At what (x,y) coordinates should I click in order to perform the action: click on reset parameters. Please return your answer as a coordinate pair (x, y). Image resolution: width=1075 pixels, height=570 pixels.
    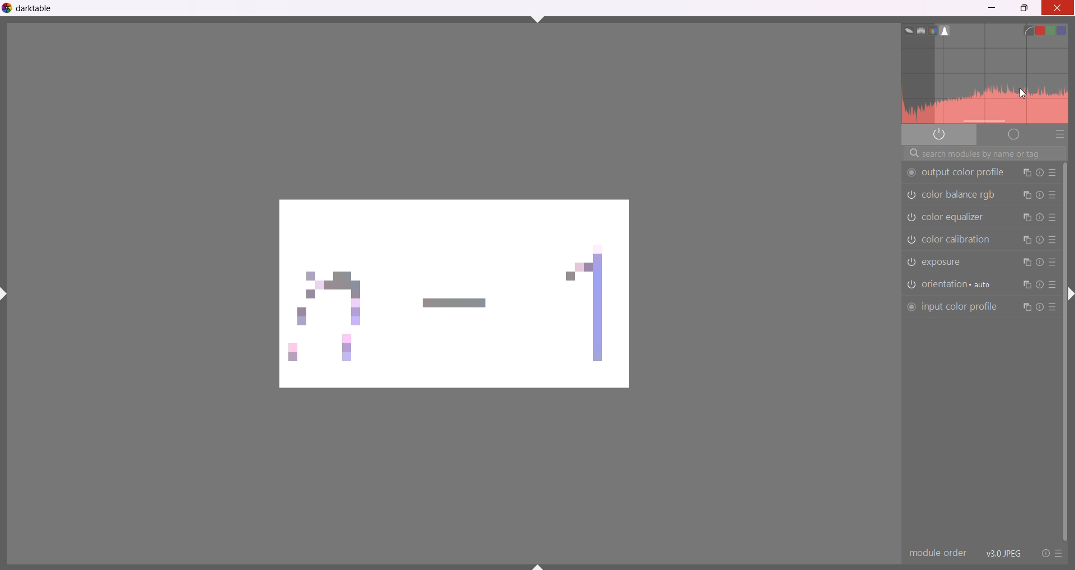
    Looking at the image, I should click on (1040, 241).